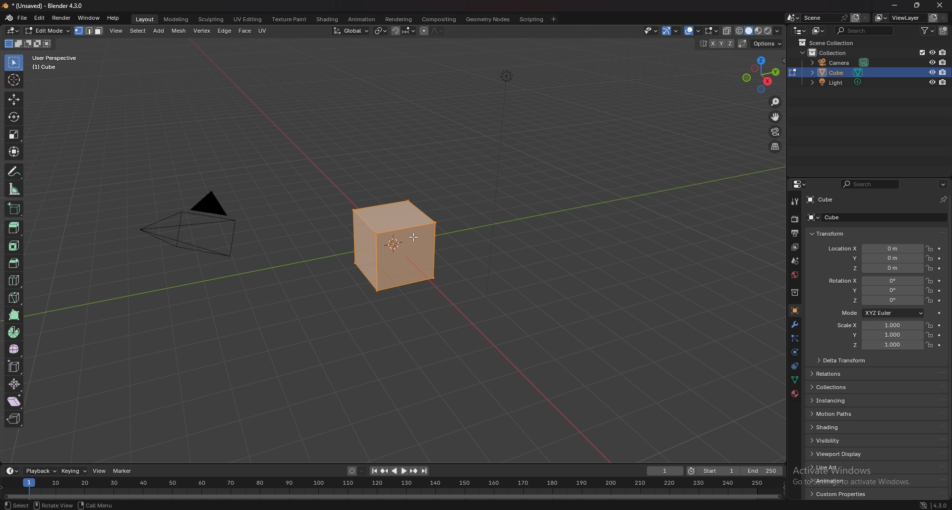 Image resolution: width=952 pixels, height=510 pixels. What do you see at coordinates (404, 31) in the screenshot?
I see `snapping` at bounding box center [404, 31].